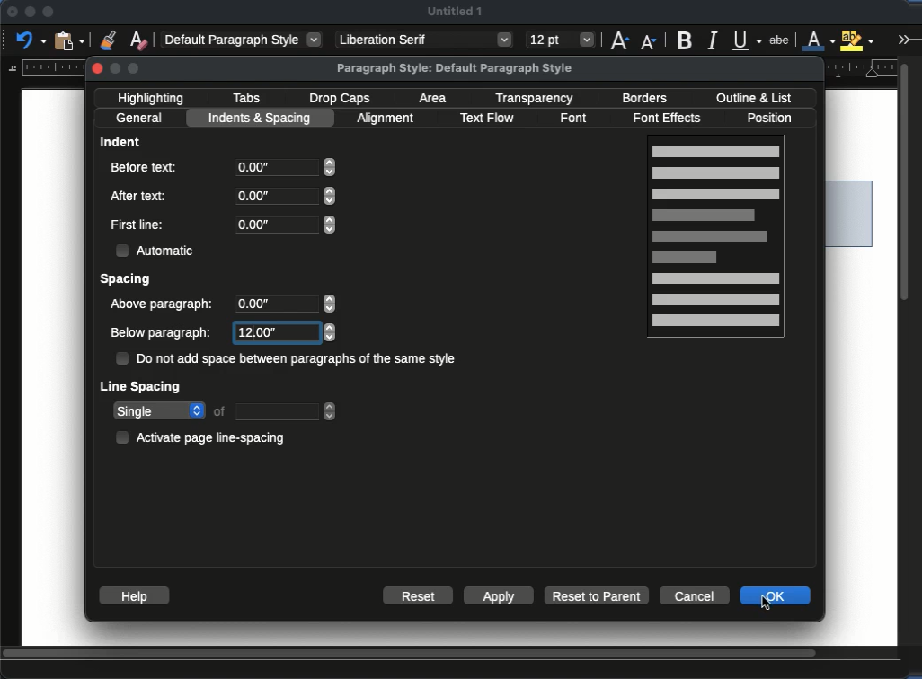 This screenshot has height=679, width=922. I want to click on bold, so click(687, 40).